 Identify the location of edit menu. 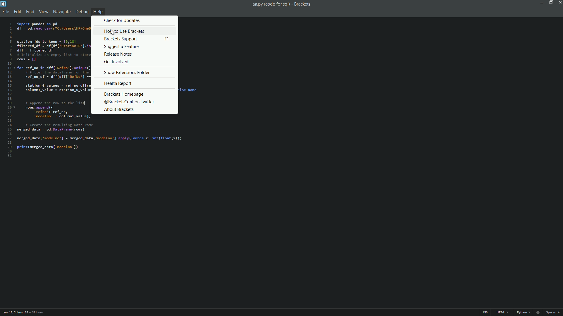
(17, 12).